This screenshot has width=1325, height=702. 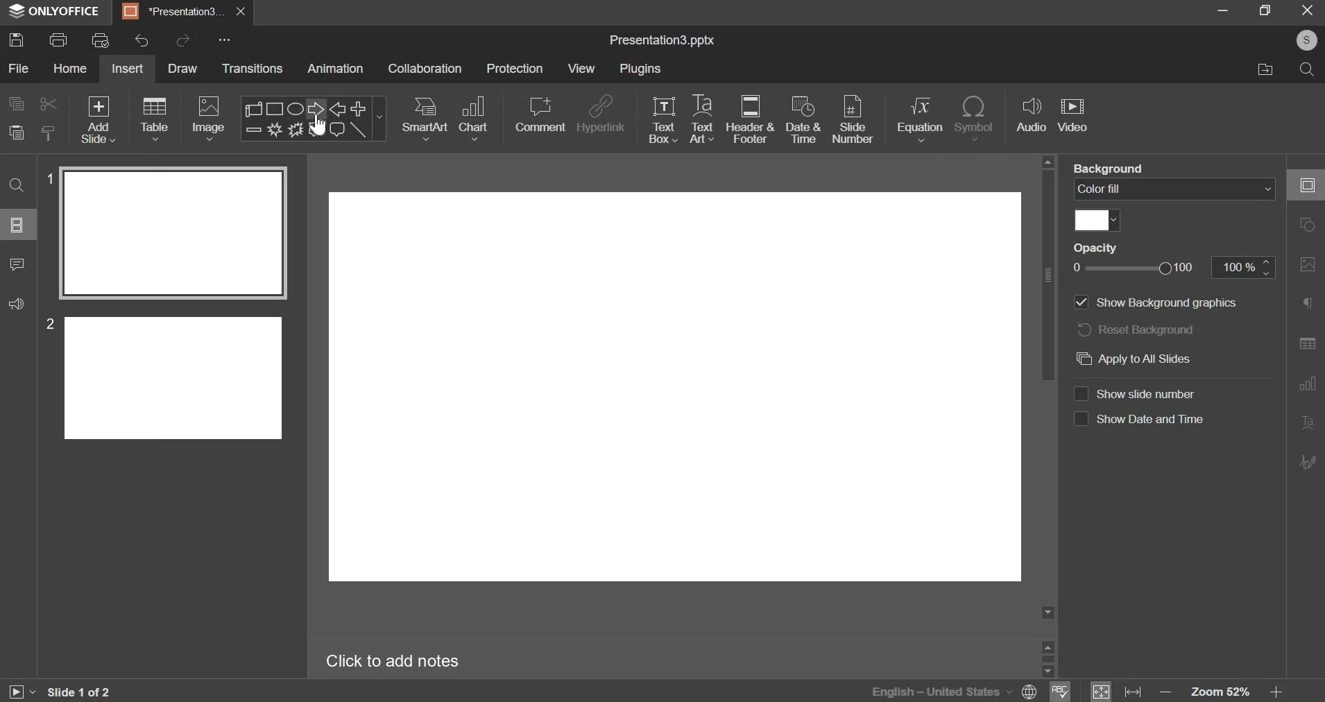 I want to click on hyperlink, so click(x=602, y=113).